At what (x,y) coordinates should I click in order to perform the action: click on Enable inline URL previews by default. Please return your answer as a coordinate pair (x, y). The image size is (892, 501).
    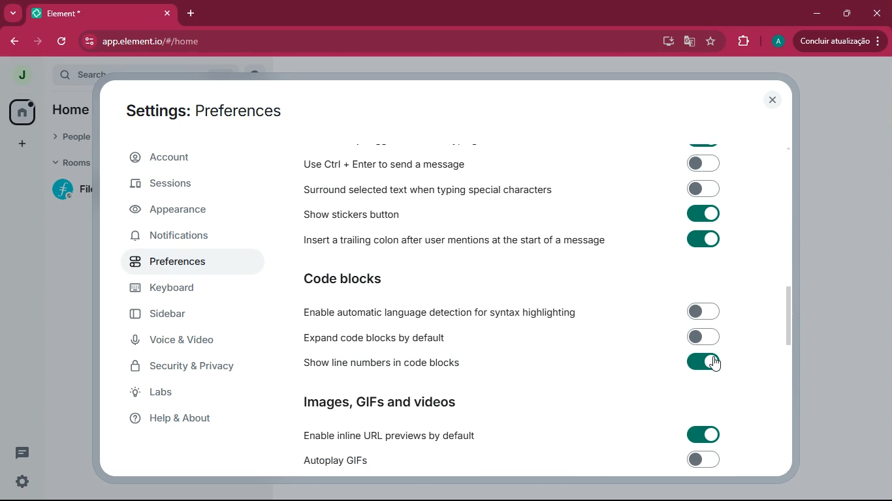
    Looking at the image, I should click on (510, 435).